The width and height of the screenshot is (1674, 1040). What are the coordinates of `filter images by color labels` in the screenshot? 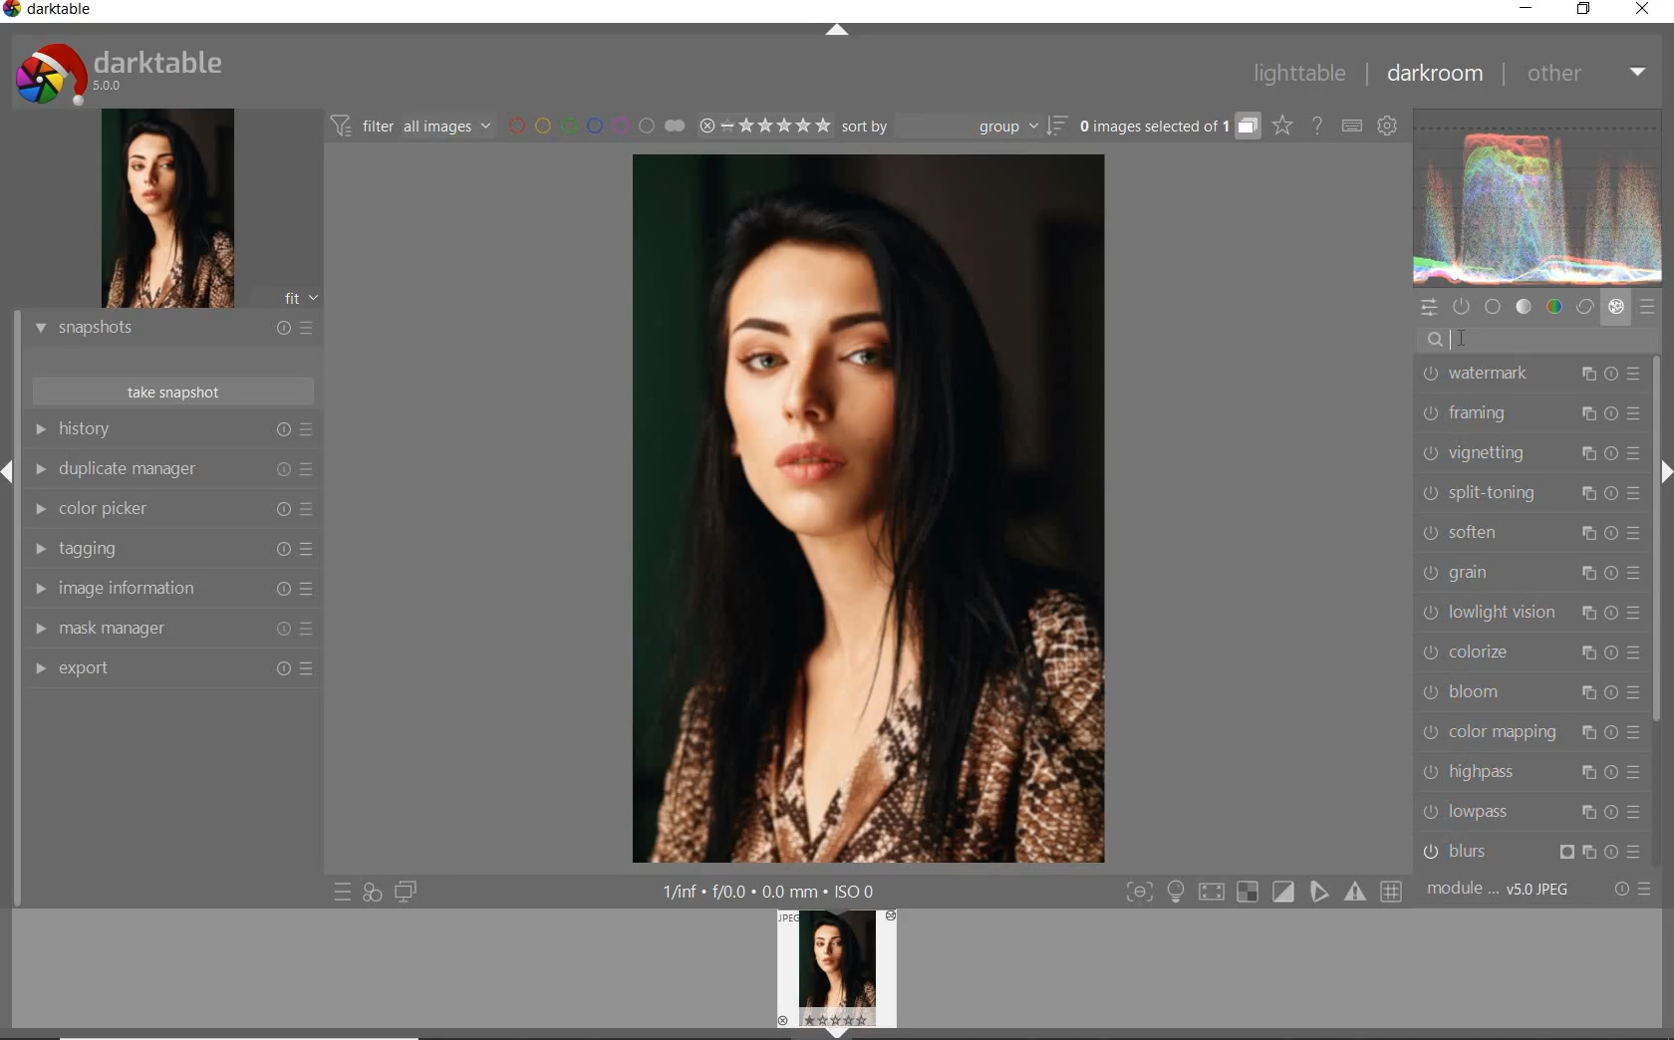 It's located at (578, 127).